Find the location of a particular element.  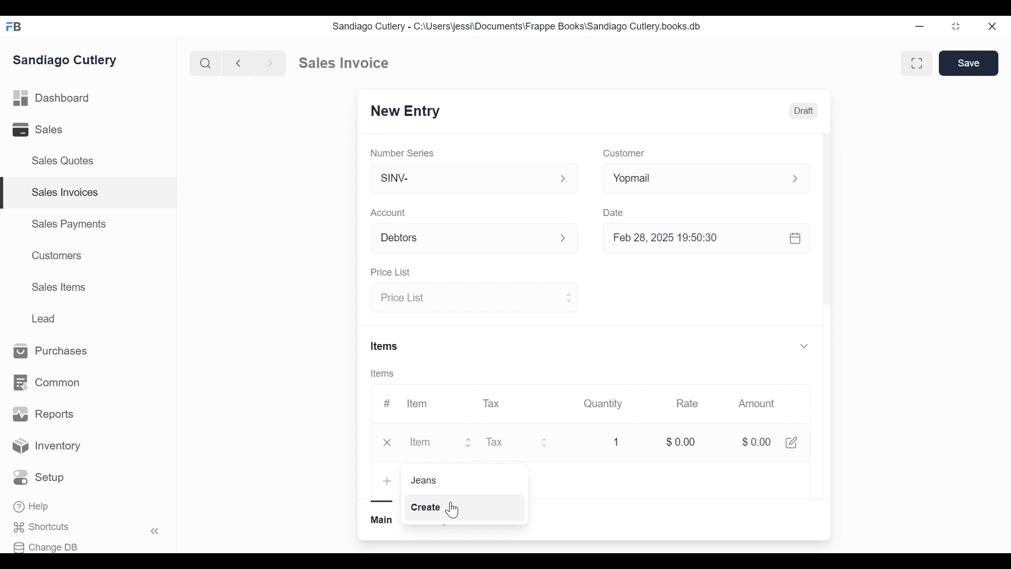

Price List is located at coordinates (393, 272).